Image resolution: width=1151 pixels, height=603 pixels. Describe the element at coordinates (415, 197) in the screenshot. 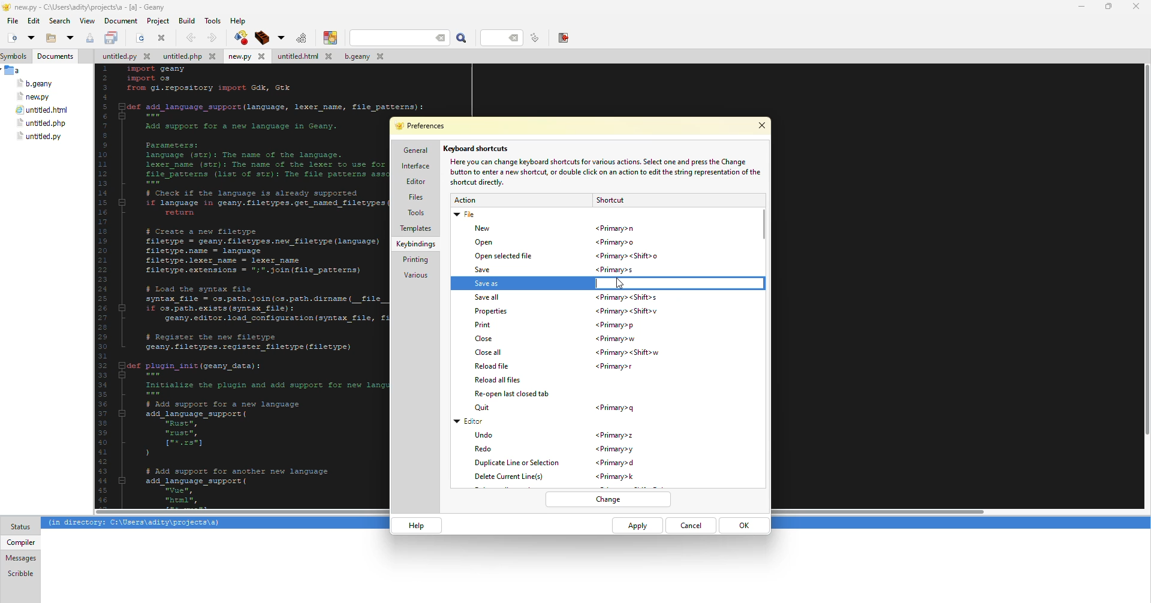

I see `files` at that location.